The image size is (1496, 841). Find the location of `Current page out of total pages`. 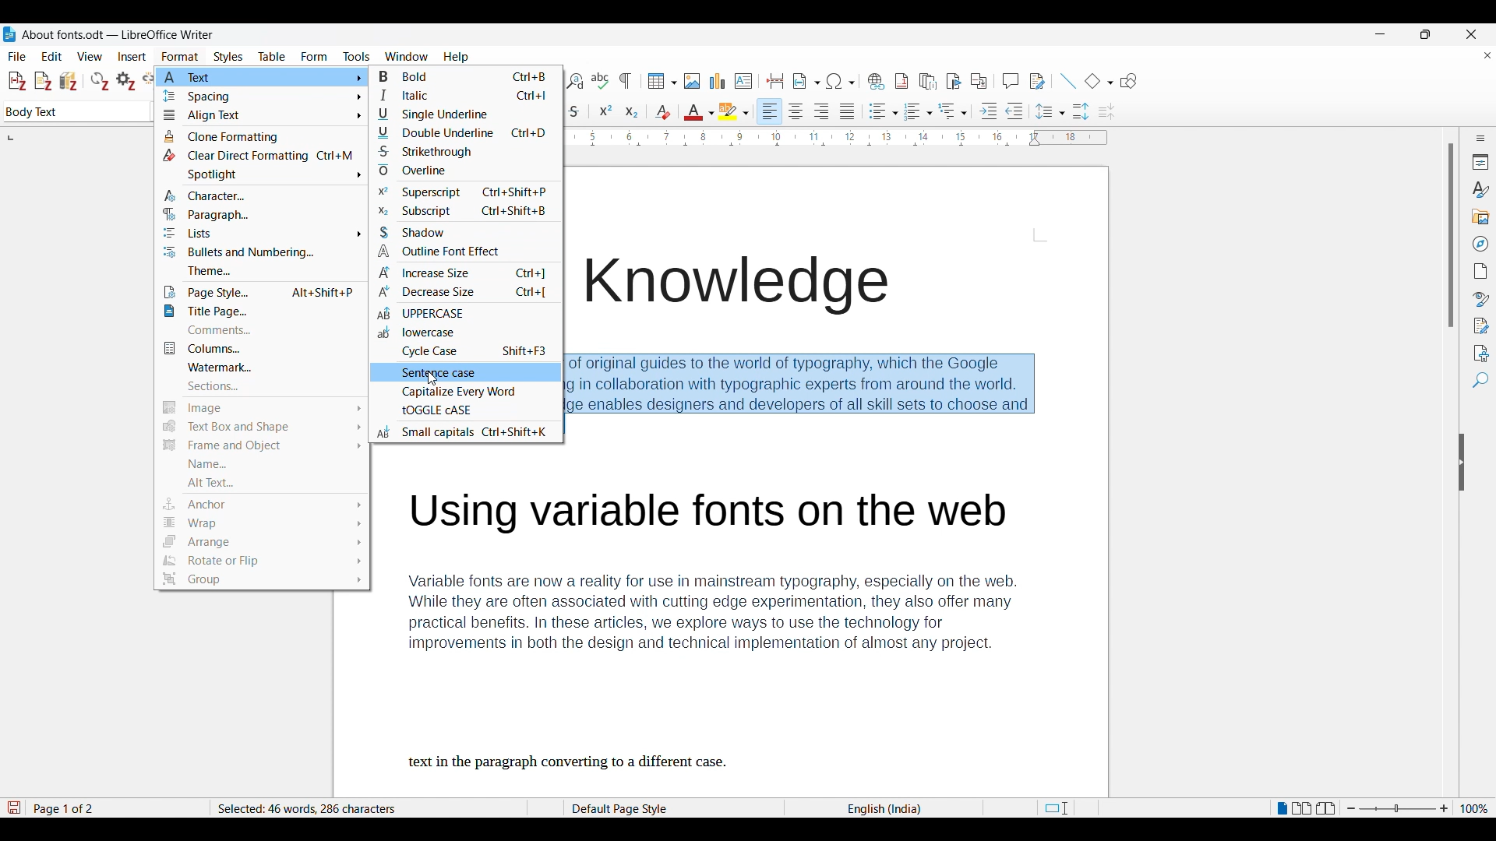

Current page out of total pages is located at coordinates (65, 808).